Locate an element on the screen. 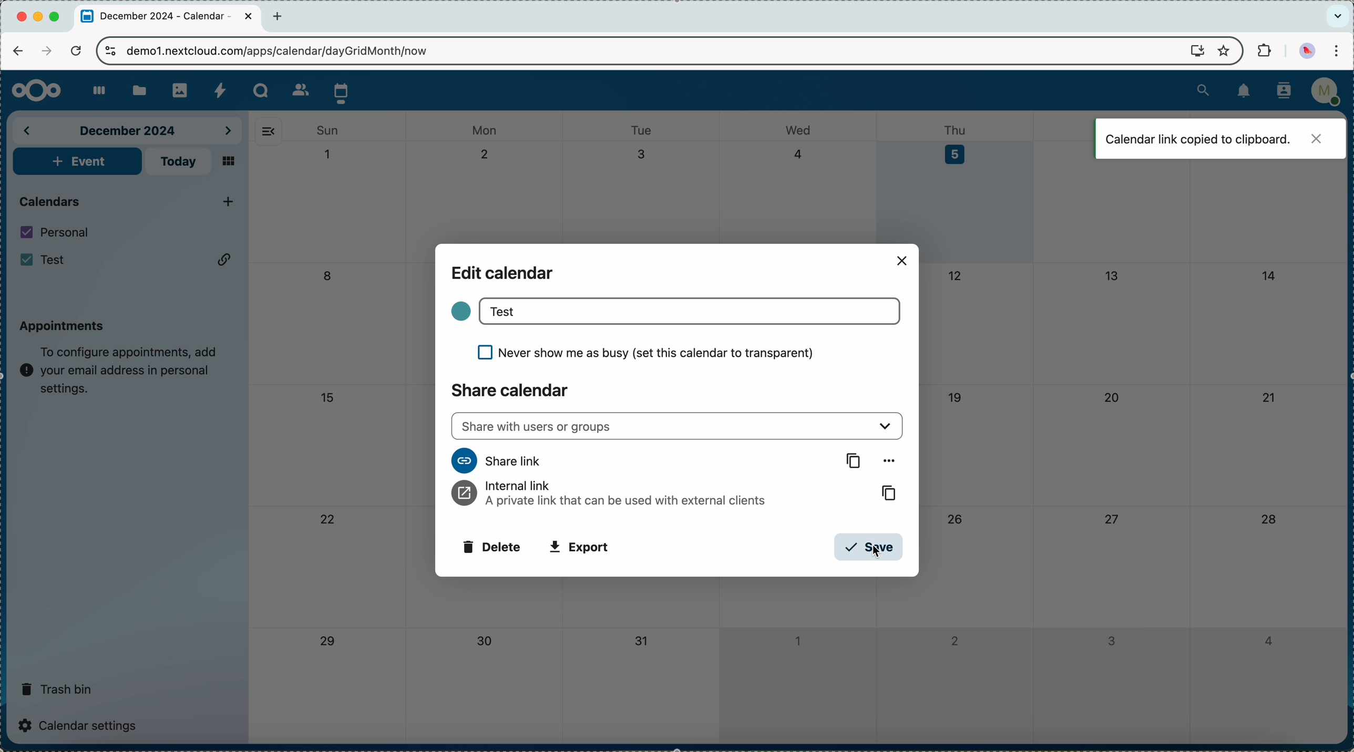 The width and height of the screenshot is (1354, 752). photos is located at coordinates (179, 87).